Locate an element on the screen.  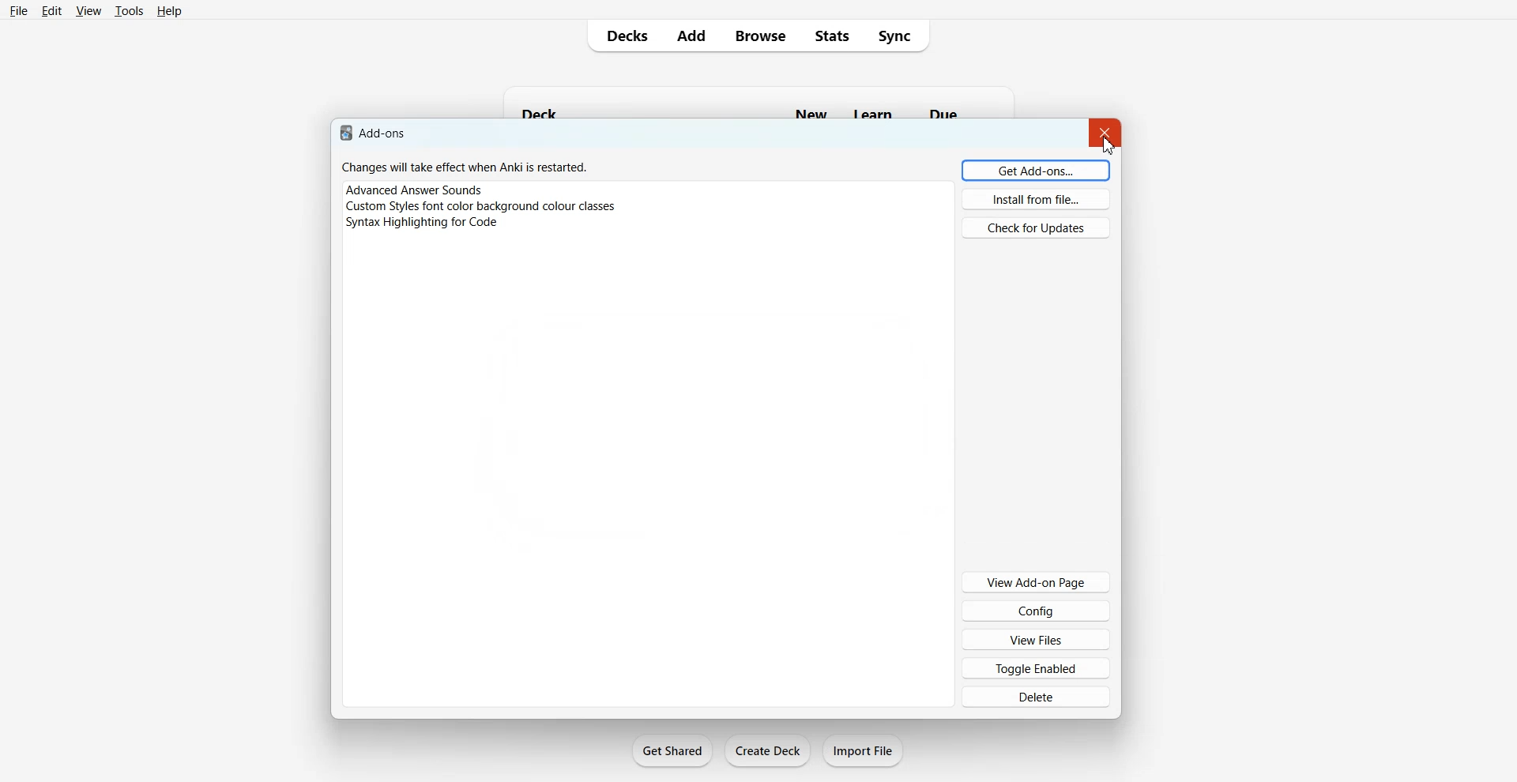
Browse is located at coordinates (761, 36).